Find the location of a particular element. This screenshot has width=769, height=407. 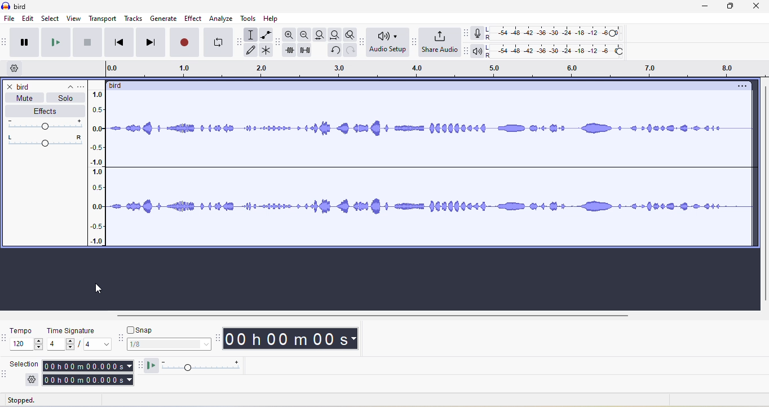

tracks is located at coordinates (135, 19).